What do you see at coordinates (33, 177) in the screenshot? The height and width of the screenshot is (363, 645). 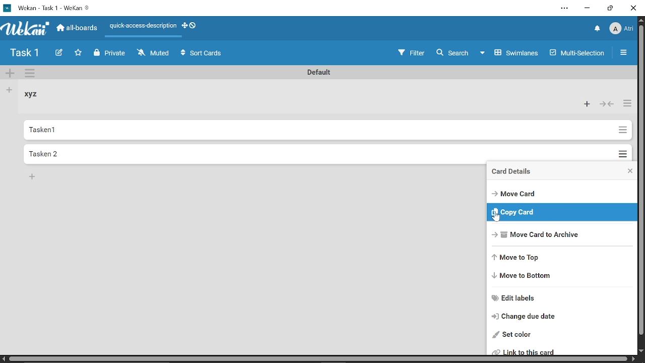 I see `Add card to the bottom of the list` at bounding box center [33, 177].